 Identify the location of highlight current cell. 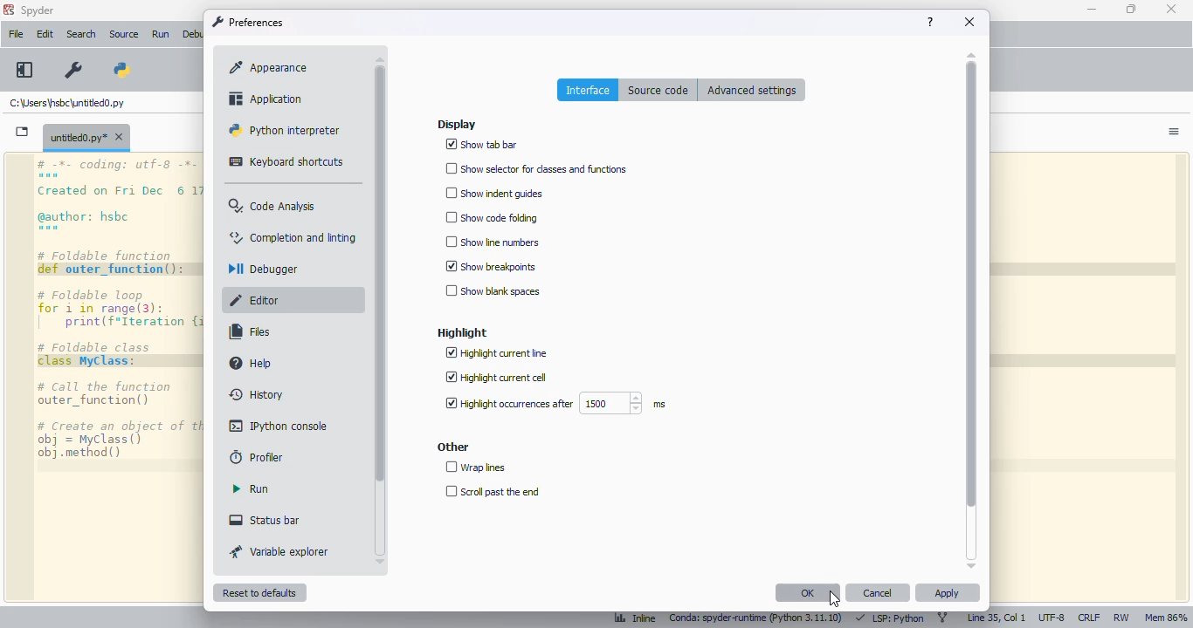
(495, 378).